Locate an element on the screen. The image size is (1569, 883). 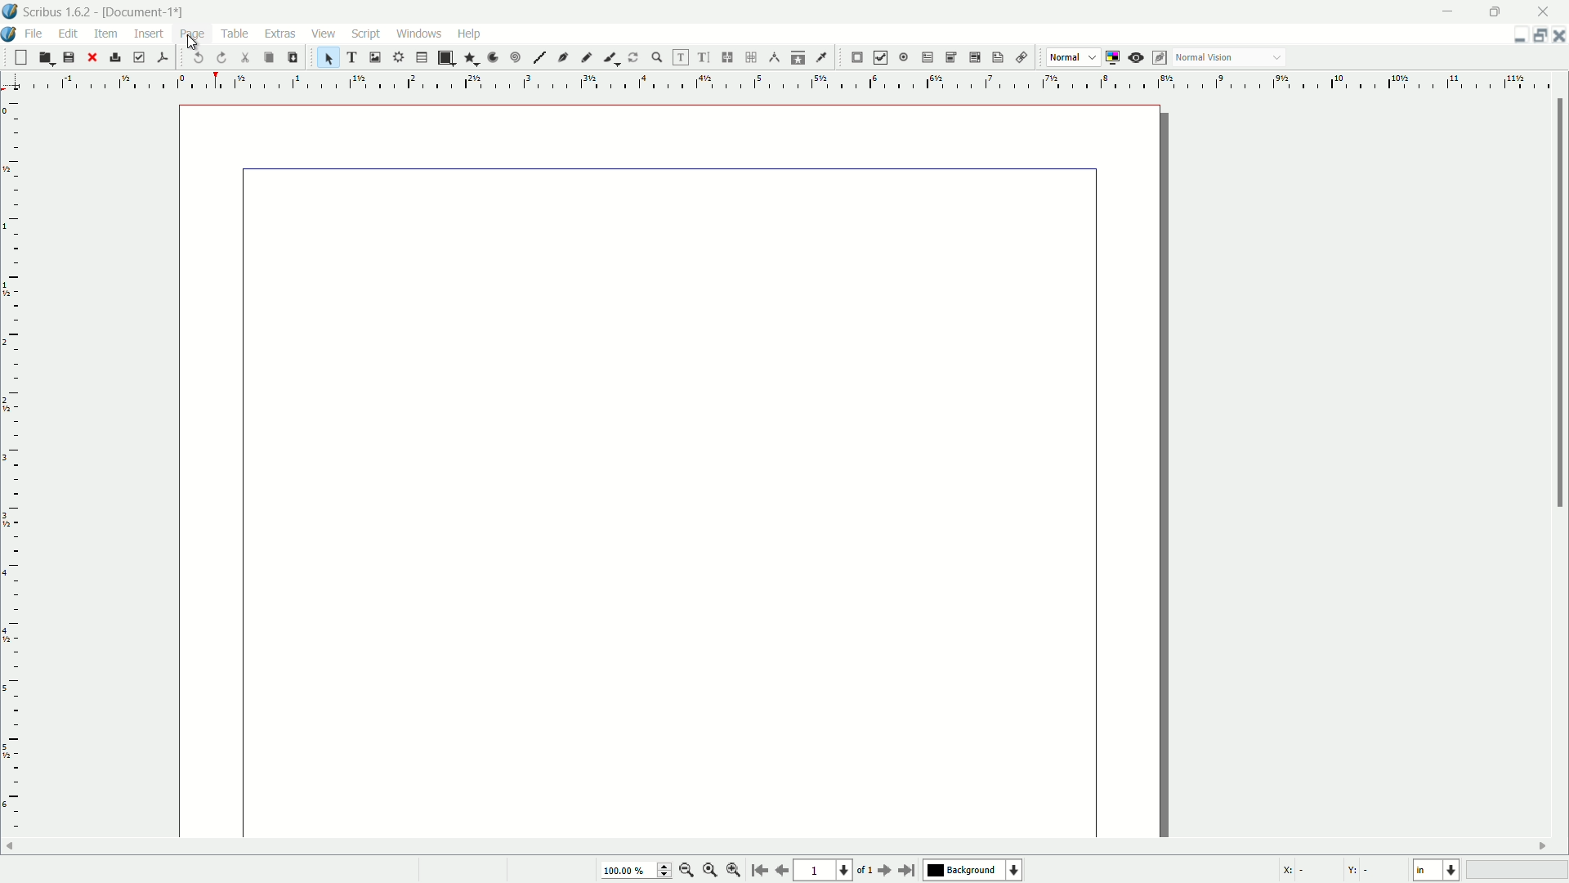
zoom in is located at coordinates (734, 871).